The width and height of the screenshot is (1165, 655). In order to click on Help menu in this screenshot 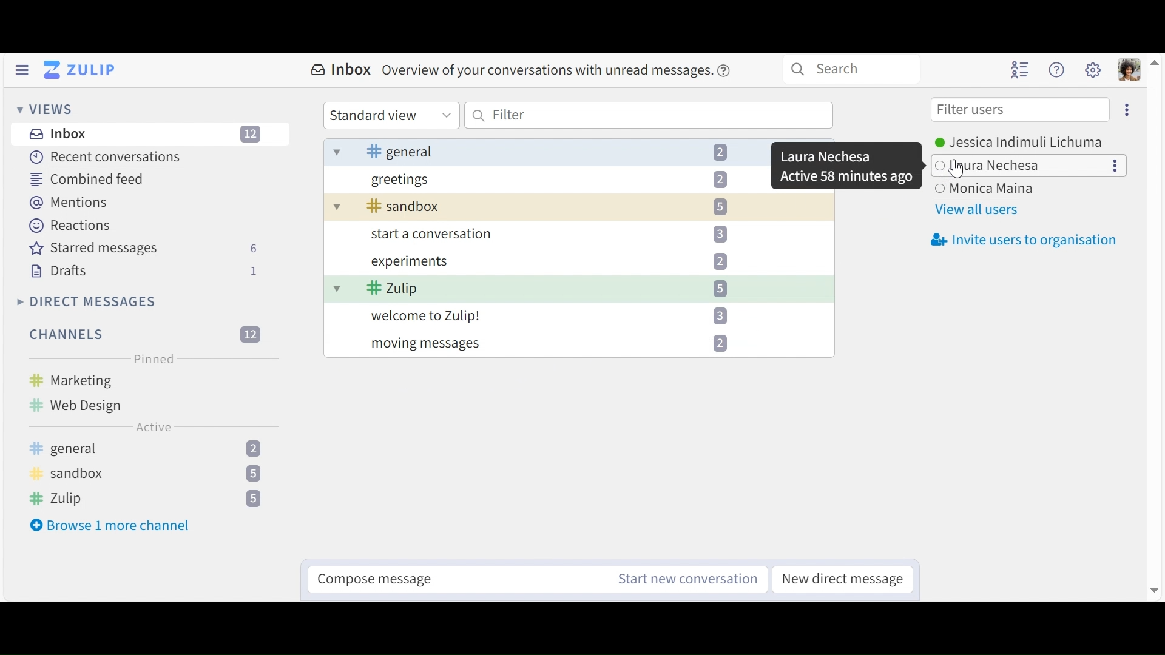, I will do `click(1058, 70)`.